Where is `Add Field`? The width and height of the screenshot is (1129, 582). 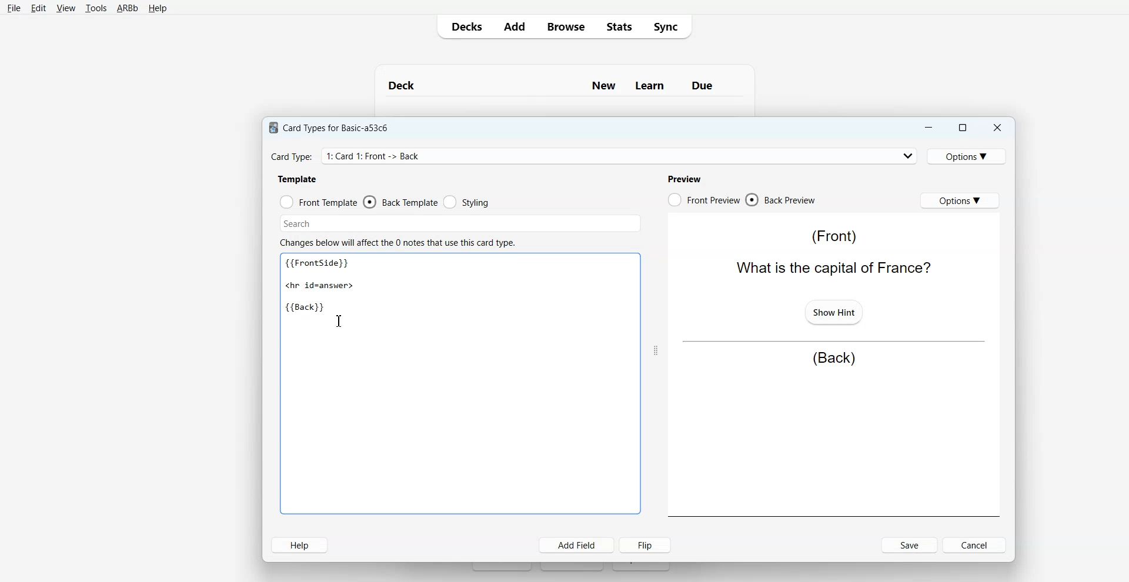
Add Field is located at coordinates (577, 545).